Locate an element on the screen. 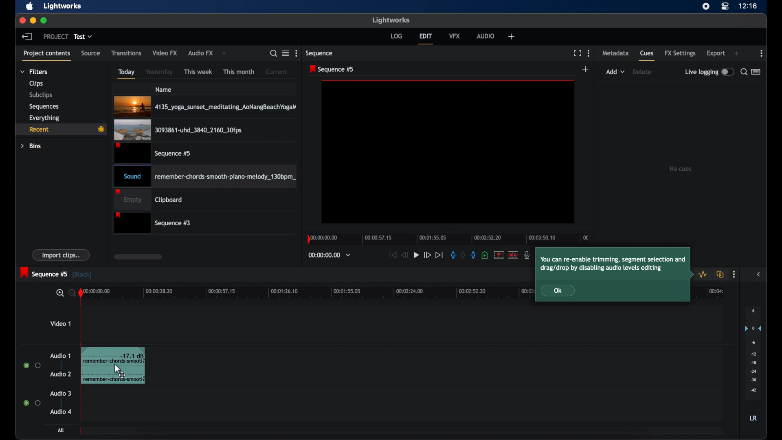 The image size is (782, 440). Ok is located at coordinates (562, 291).